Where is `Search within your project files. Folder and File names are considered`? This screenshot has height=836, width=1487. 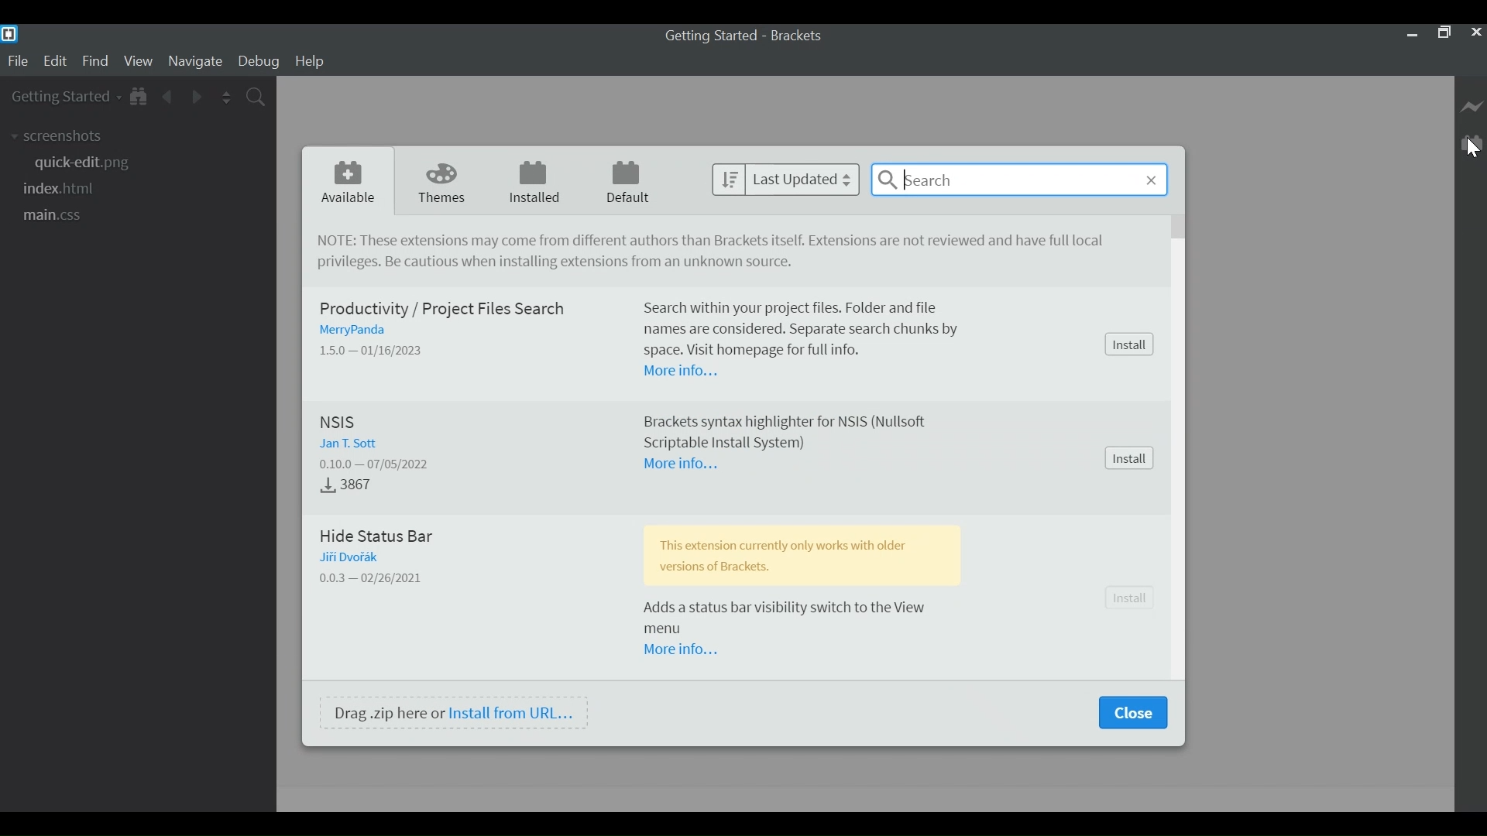
Search within your project files. Folder and File names are considered is located at coordinates (809, 331).